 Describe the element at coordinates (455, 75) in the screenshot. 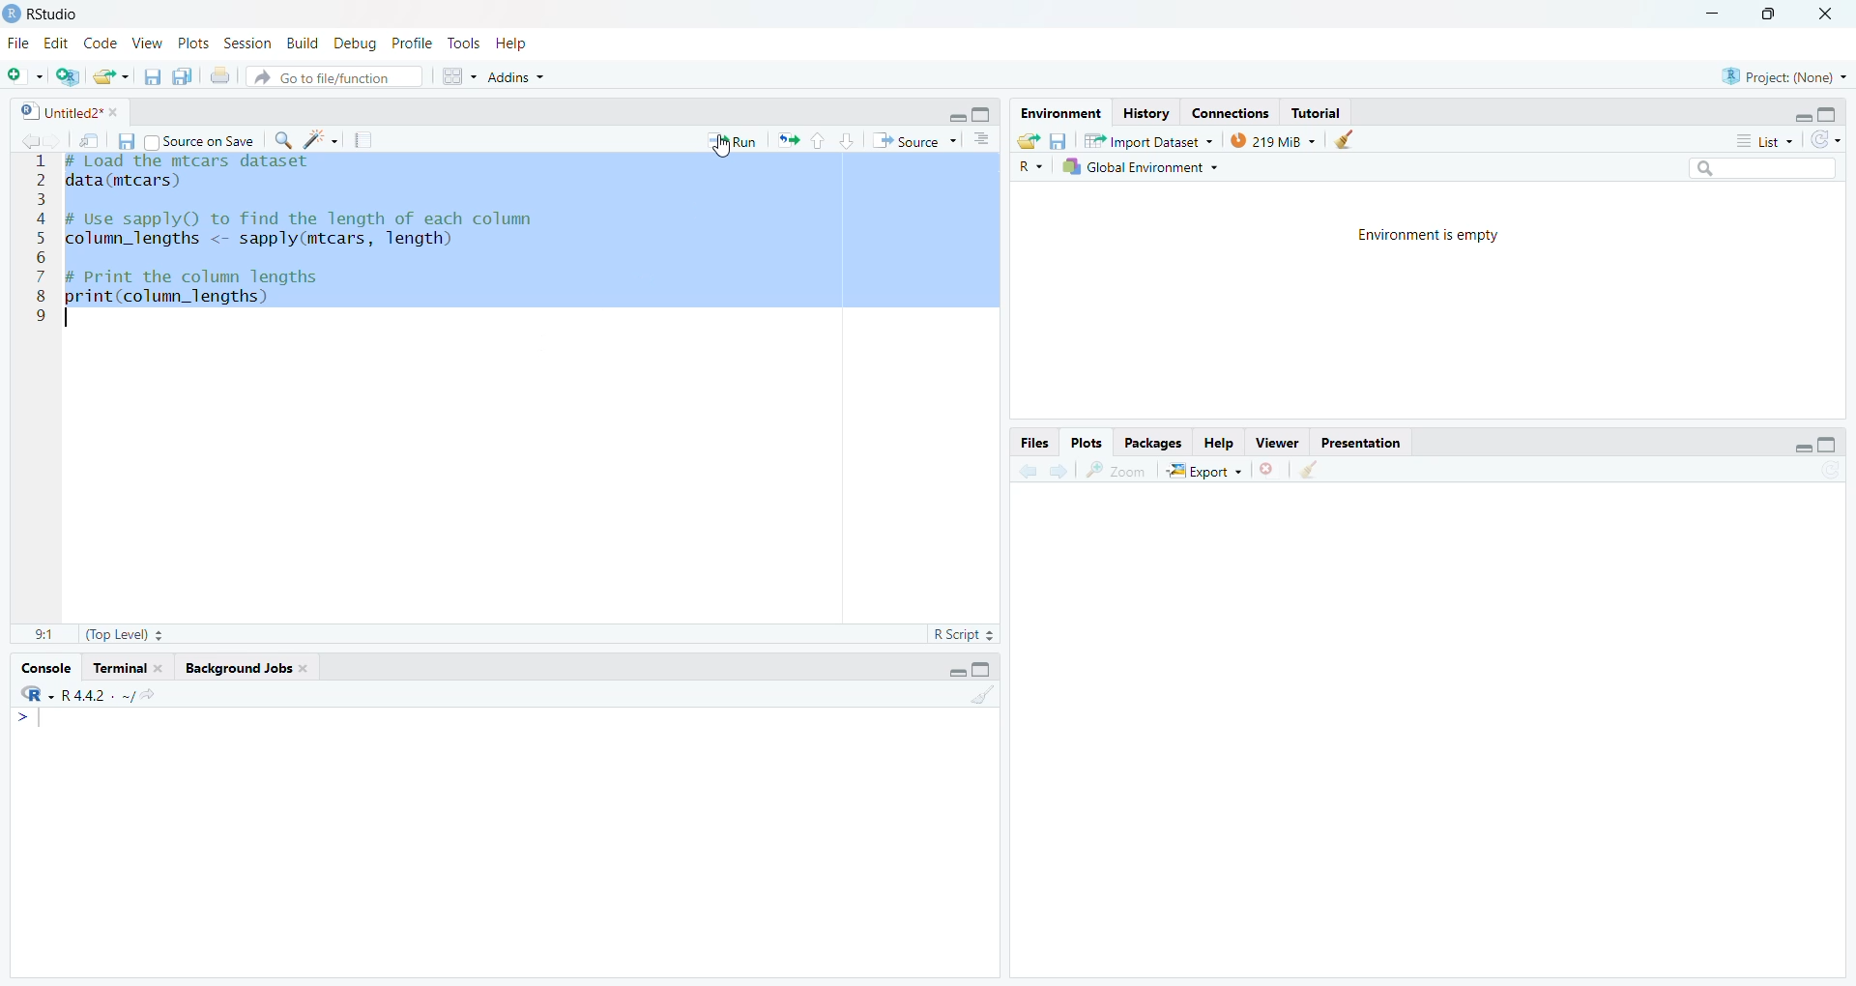

I see `Workspace panes` at that location.